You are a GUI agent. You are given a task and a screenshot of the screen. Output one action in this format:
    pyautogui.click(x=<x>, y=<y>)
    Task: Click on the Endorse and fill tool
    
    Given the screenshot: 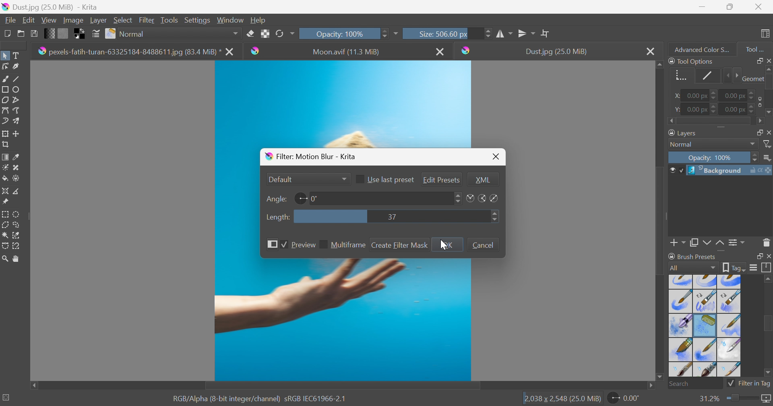 What is the action you would take?
    pyautogui.click(x=16, y=179)
    